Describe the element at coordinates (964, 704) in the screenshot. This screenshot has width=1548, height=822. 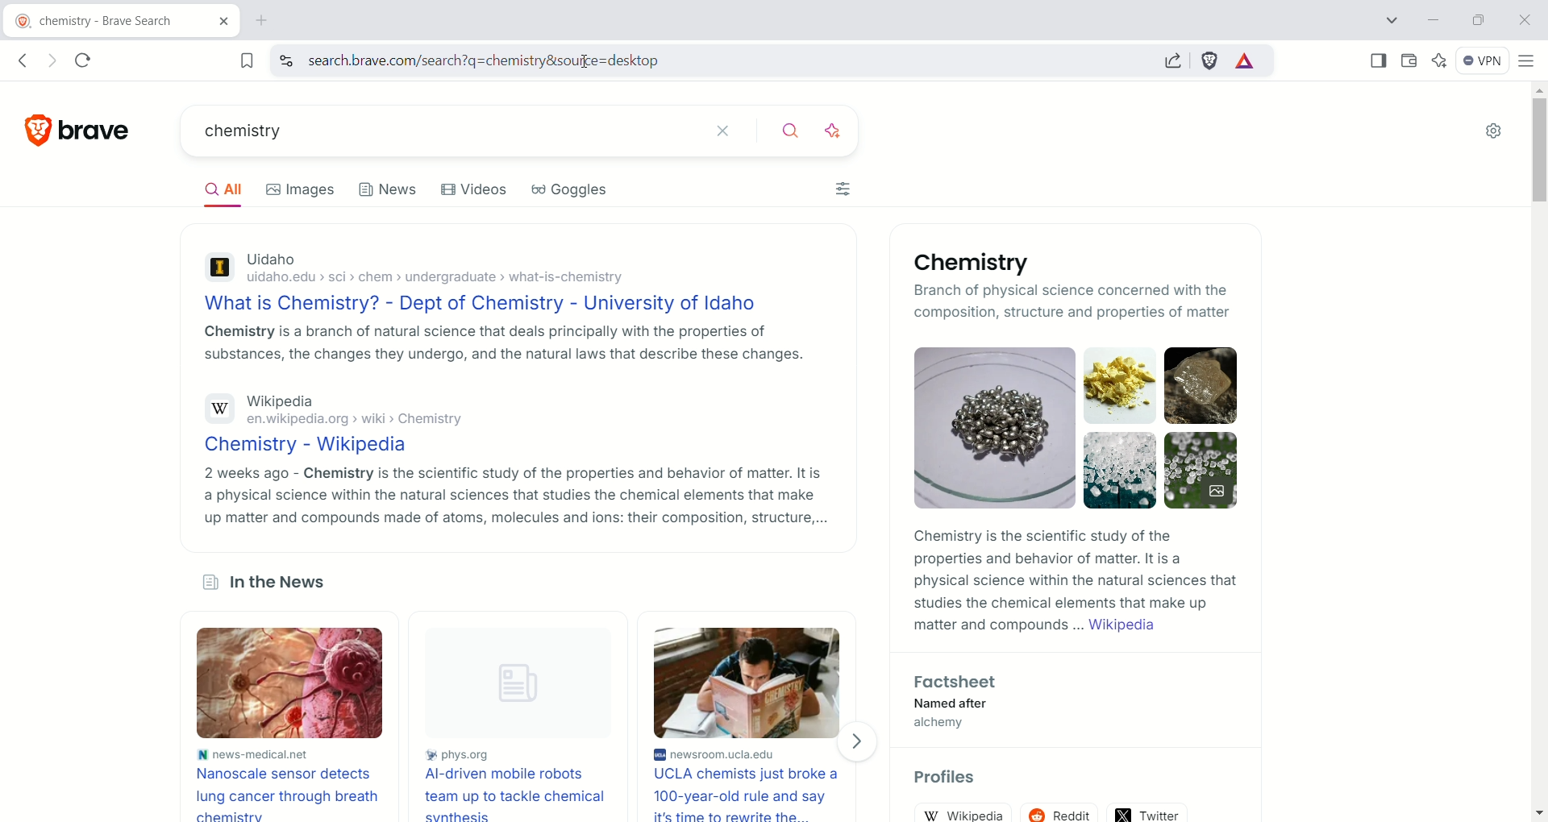
I see `Named after` at that location.